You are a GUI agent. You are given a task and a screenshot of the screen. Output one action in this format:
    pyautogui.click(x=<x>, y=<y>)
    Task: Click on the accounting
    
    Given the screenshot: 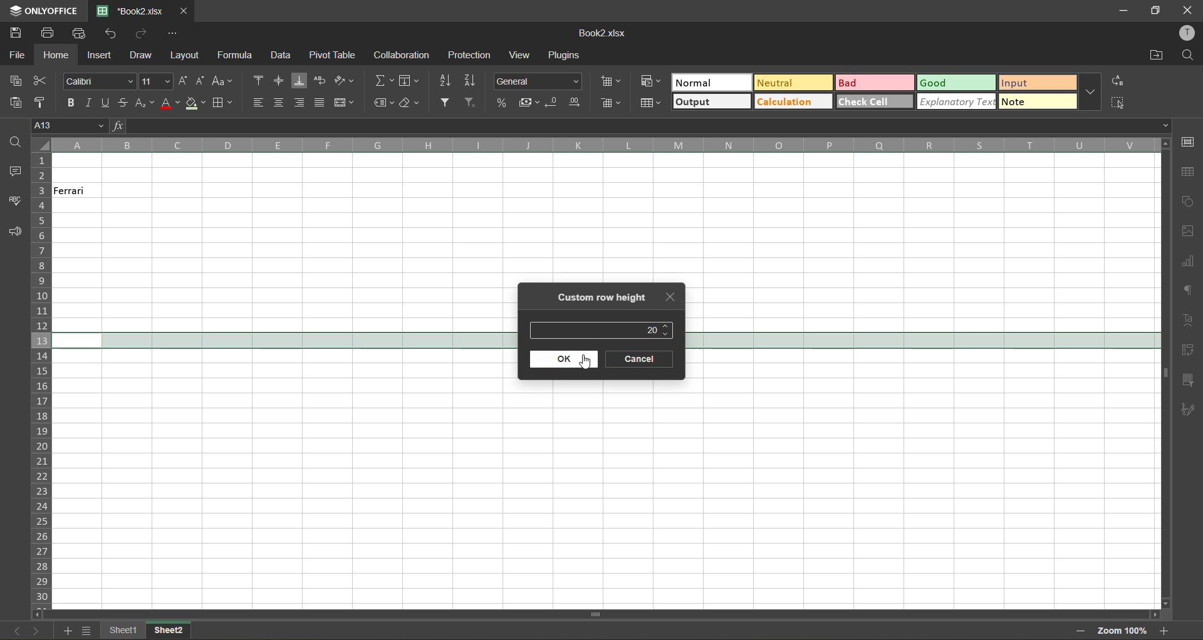 What is the action you would take?
    pyautogui.click(x=531, y=104)
    